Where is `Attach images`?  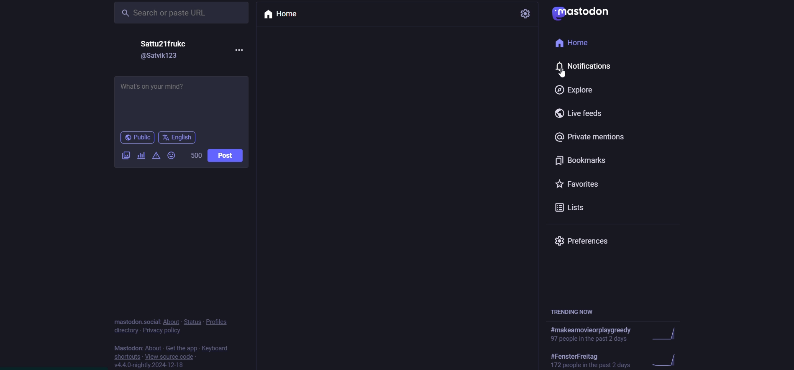 Attach images is located at coordinates (126, 155).